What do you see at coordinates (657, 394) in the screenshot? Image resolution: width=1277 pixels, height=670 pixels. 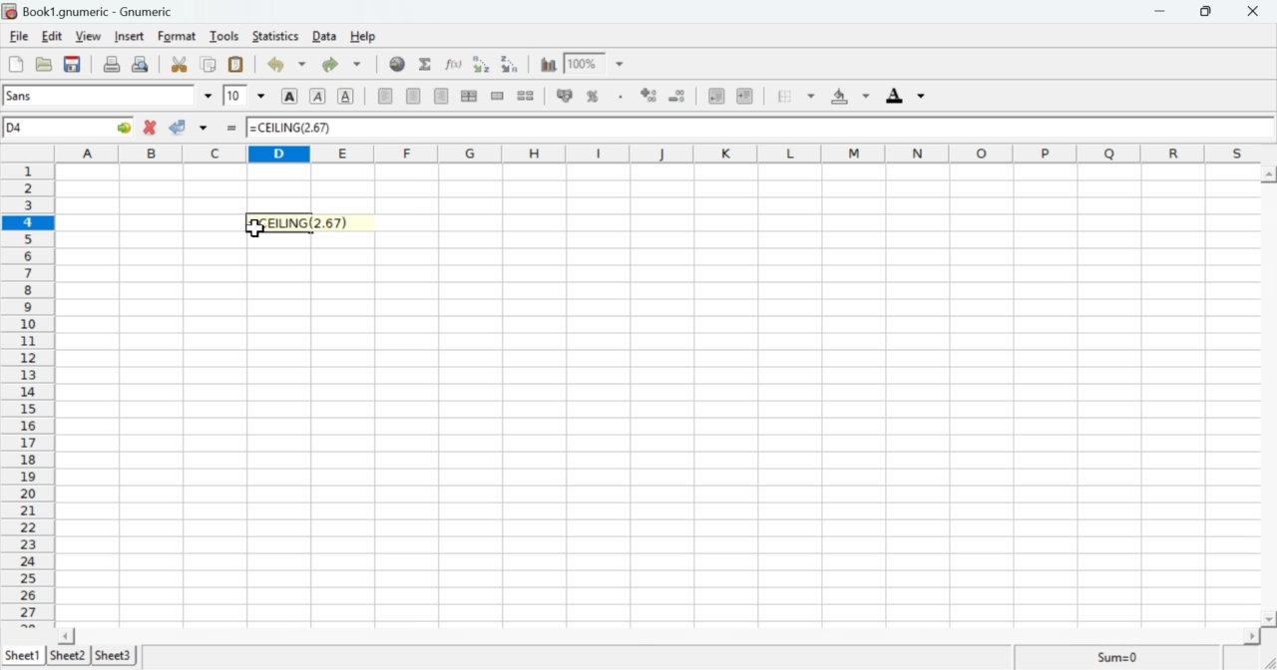 I see `Worksheet` at bounding box center [657, 394].